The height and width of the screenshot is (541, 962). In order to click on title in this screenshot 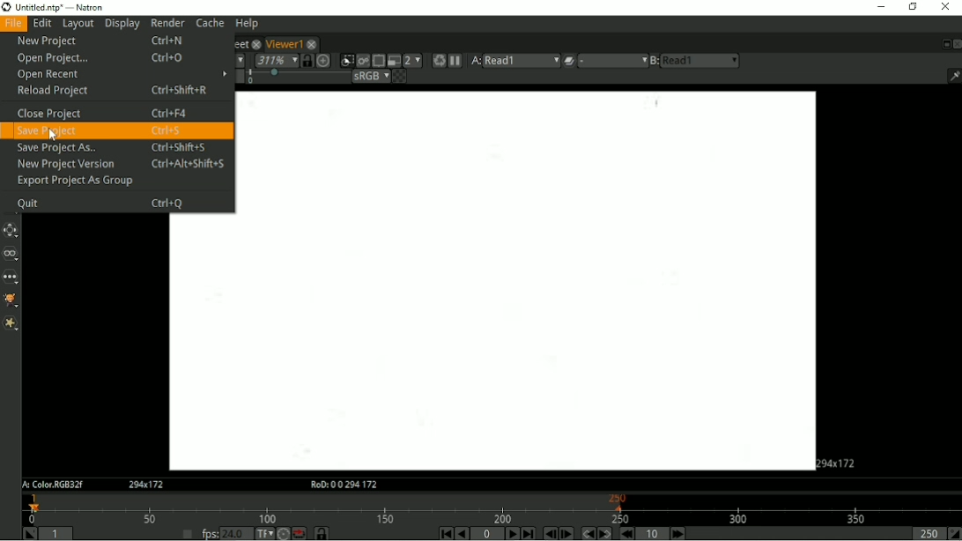, I will do `click(60, 7)`.